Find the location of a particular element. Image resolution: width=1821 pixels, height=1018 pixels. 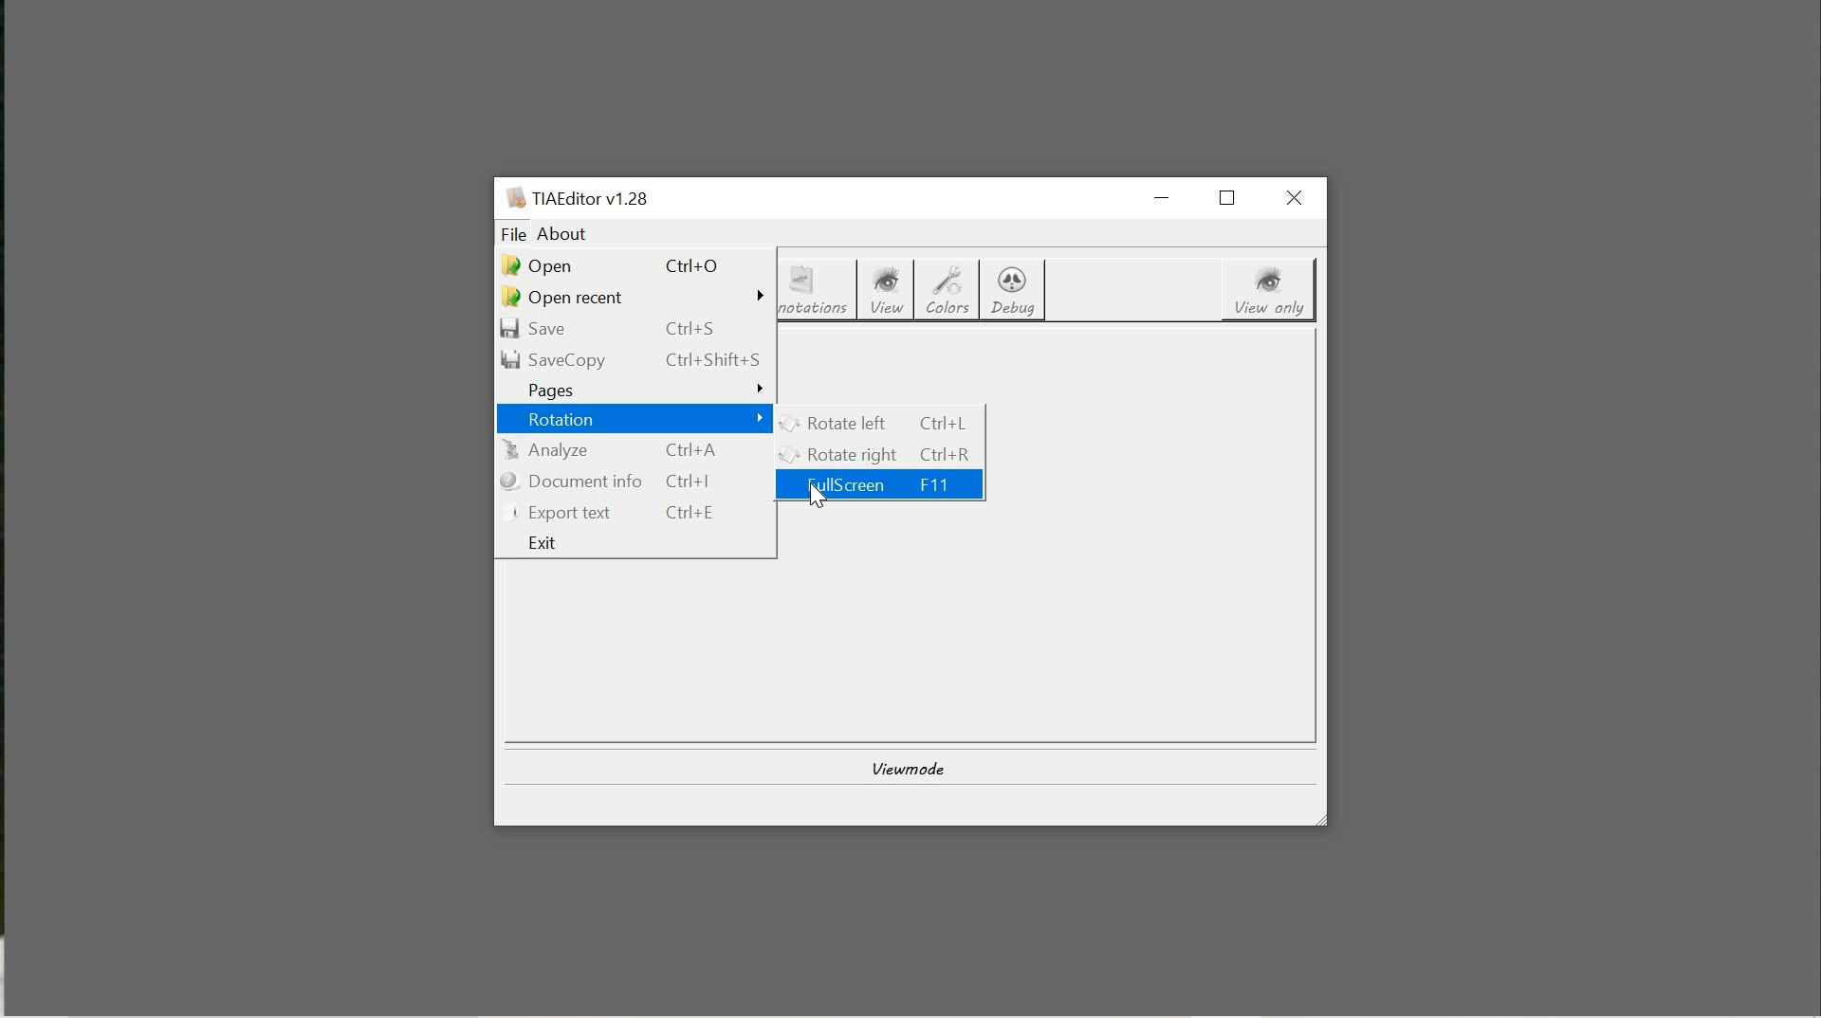

savecopy is located at coordinates (634, 359).